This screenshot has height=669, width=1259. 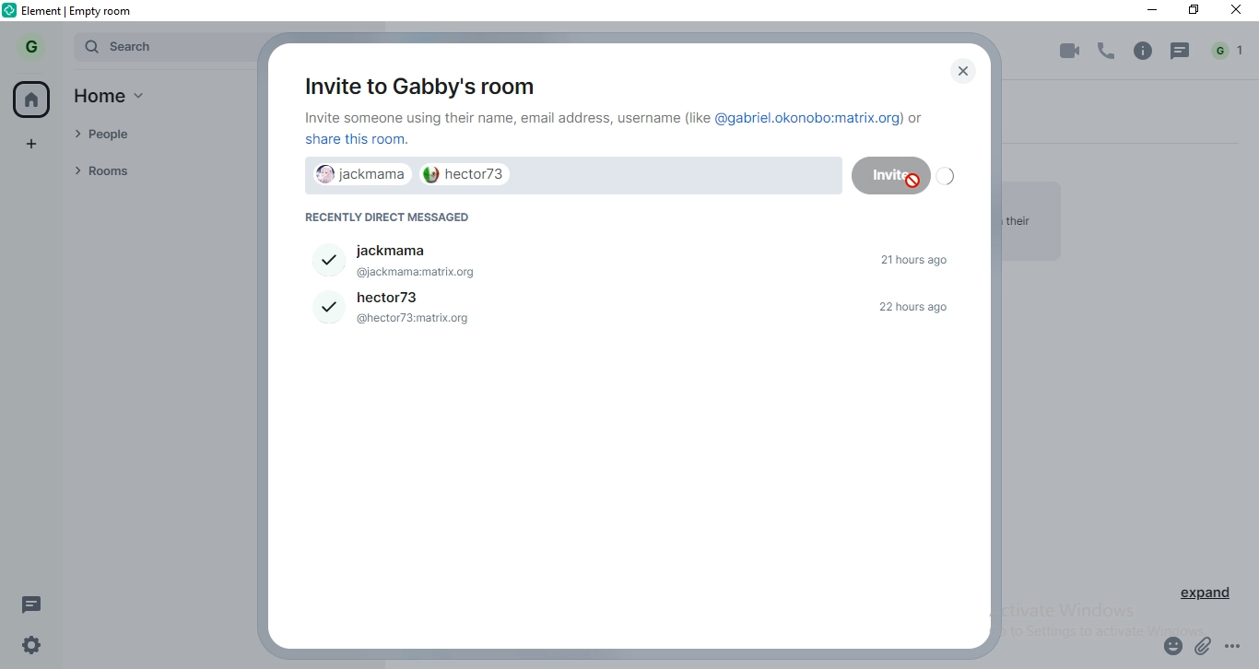 I want to click on minimise, so click(x=1146, y=10).